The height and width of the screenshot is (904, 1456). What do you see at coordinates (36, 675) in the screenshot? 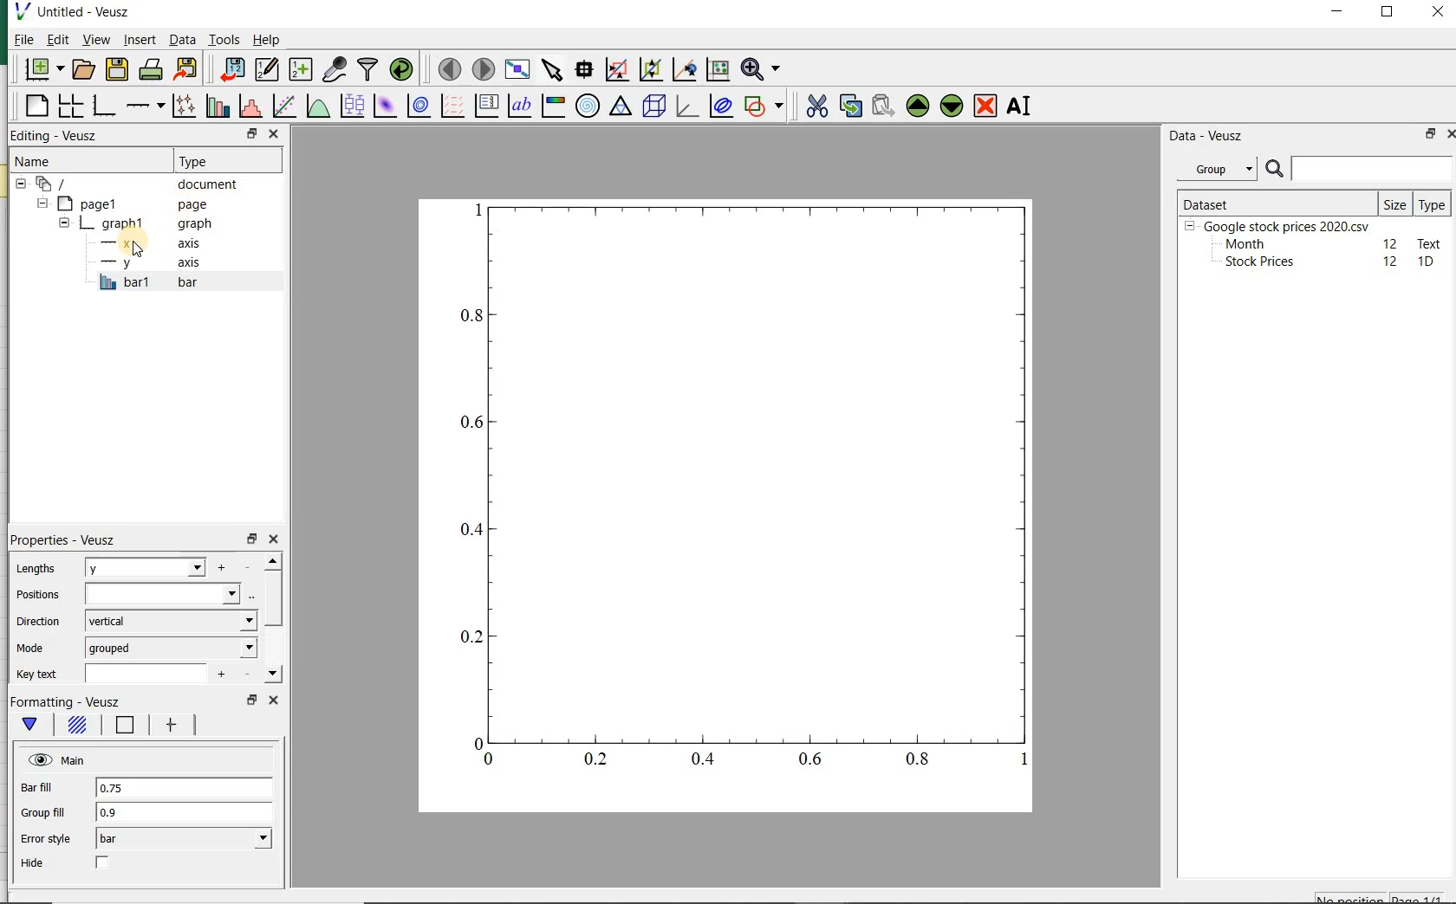
I see `key text` at bounding box center [36, 675].